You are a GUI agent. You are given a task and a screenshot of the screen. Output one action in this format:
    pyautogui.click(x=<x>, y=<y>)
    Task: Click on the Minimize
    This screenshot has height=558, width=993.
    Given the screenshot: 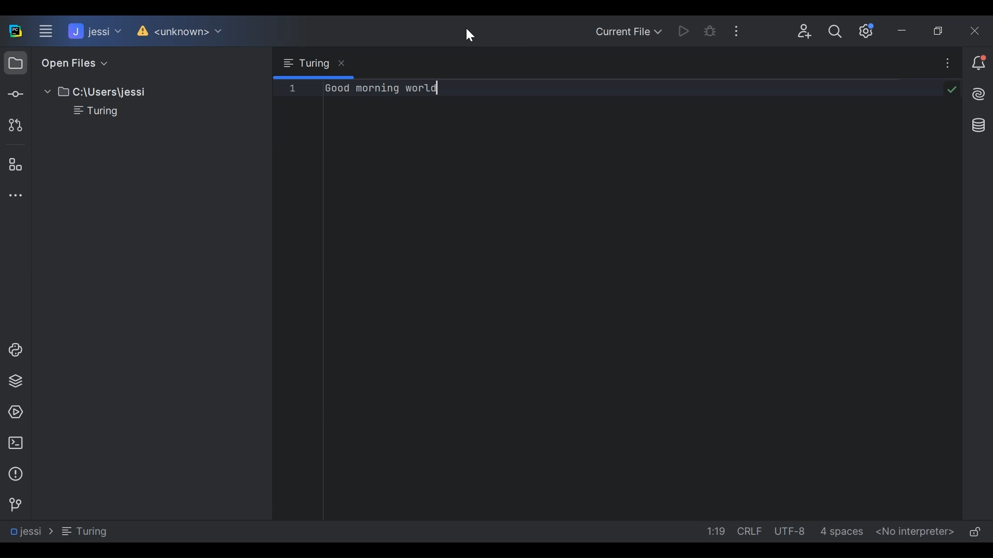 What is the action you would take?
    pyautogui.click(x=906, y=30)
    